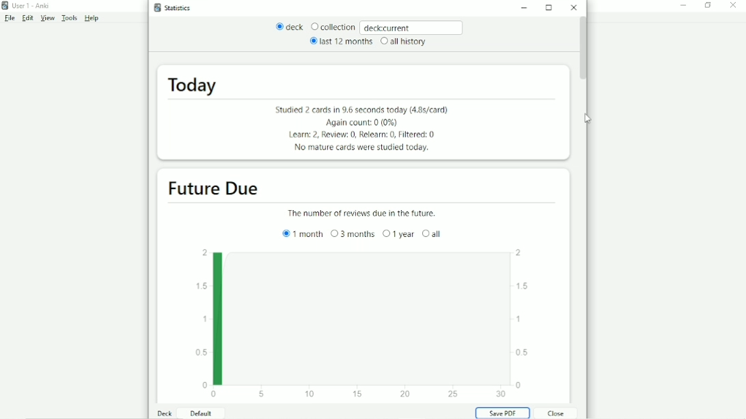 The width and height of the screenshot is (746, 419). What do you see at coordinates (398, 234) in the screenshot?
I see `1 year` at bounding box center [398, 234].